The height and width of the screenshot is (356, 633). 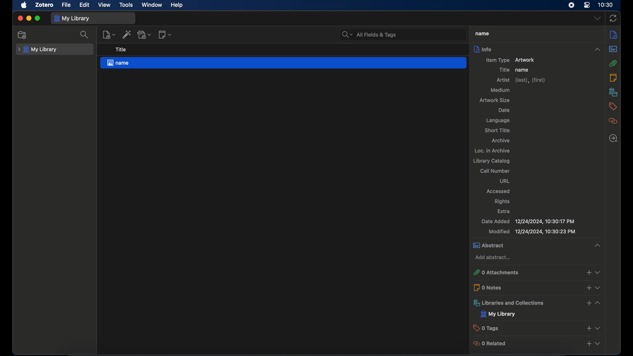 I want to click on notes, so click(x=614, y=34).